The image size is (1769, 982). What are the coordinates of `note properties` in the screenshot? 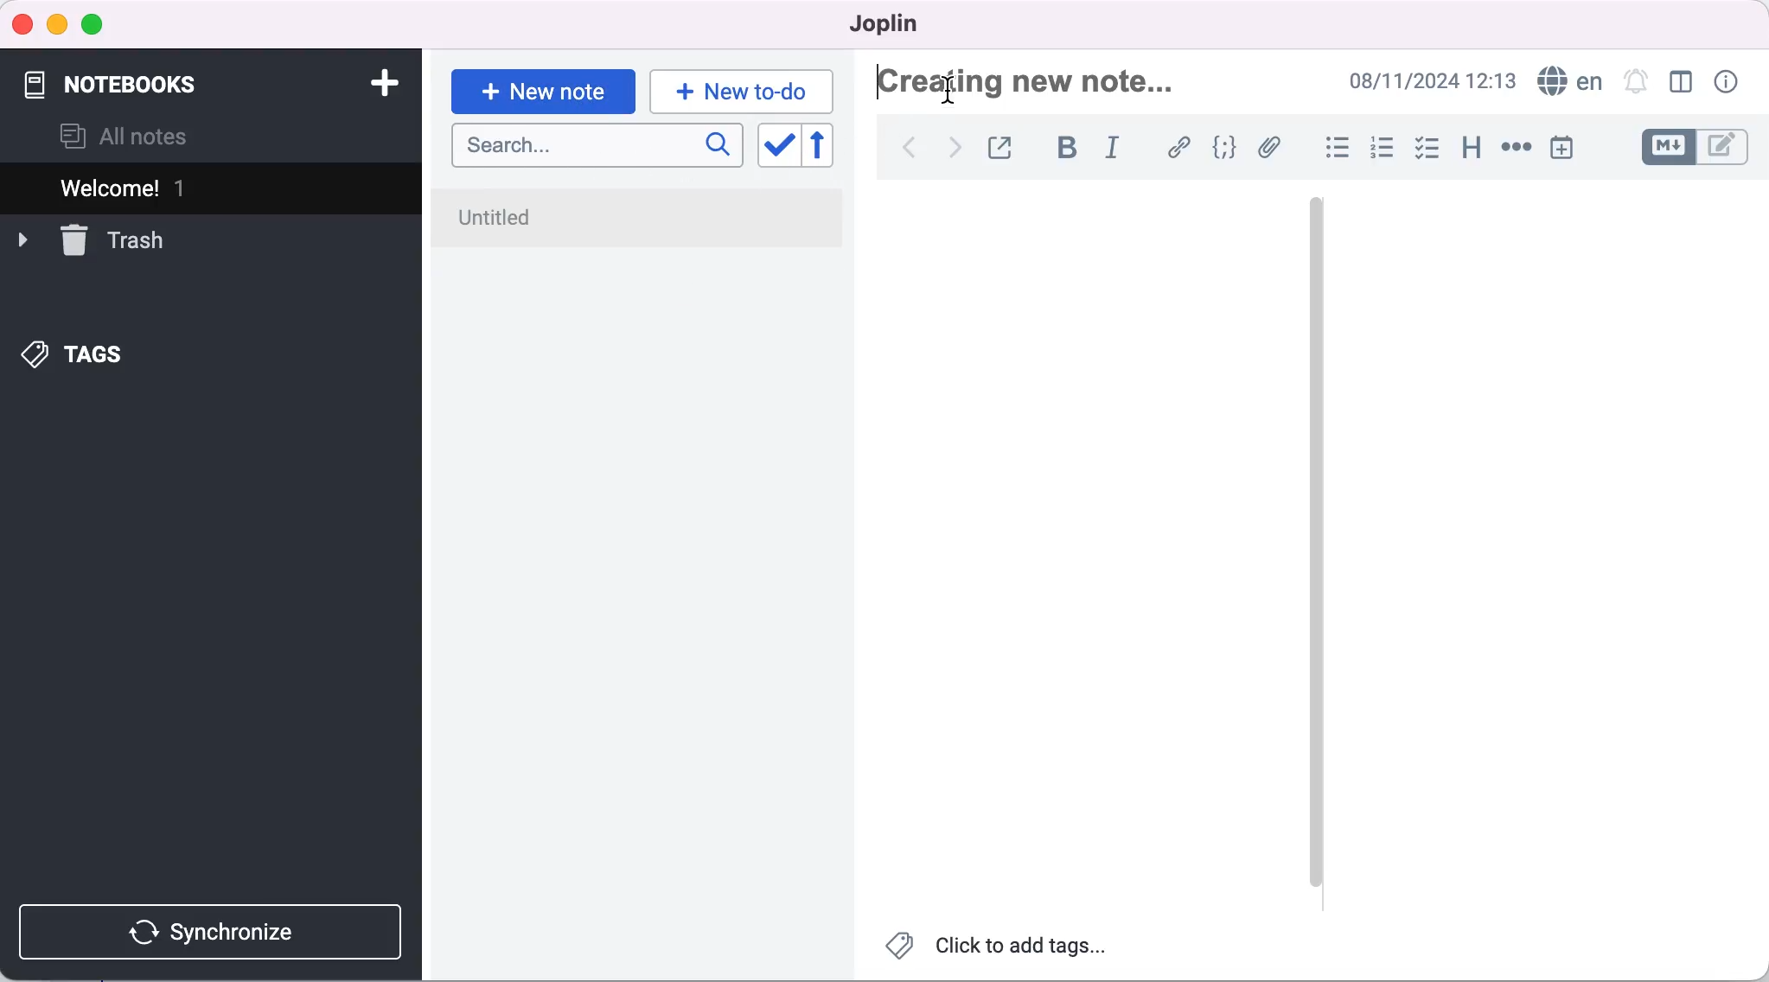 It's located at (1728, 82).